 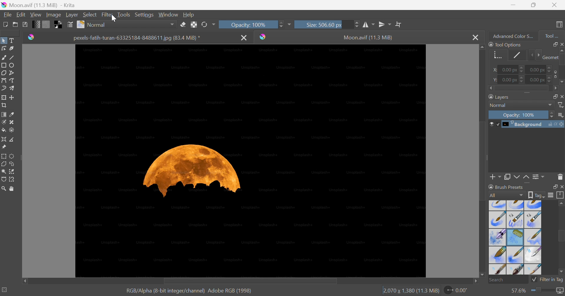 I want to click on Colorize mask tool, so click(x=4, y=122).